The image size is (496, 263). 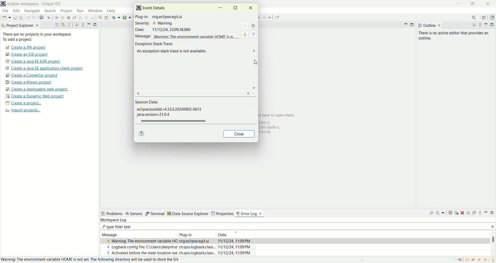 What do you see at coordinates (33, 11) in the screenshot?
I see `navigate` at bounding box center [33, 11].